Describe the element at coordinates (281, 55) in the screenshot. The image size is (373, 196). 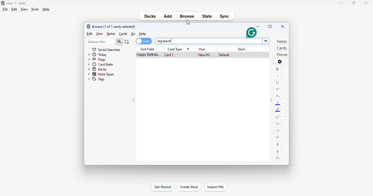
I see `preview` at that location.